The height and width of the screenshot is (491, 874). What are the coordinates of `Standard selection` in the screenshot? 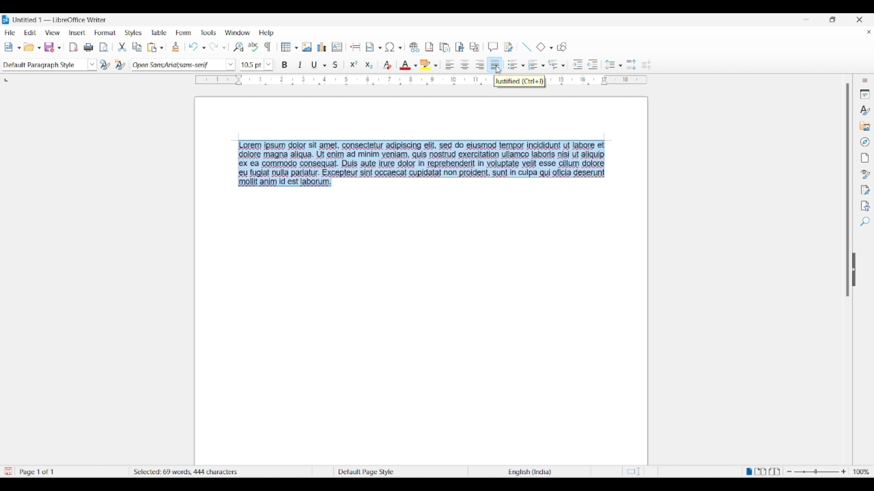 It's located at (636, 472).